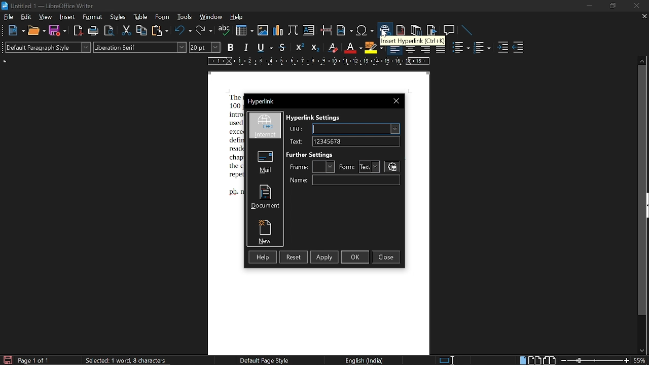  Describe the element at coordinates (401, 30) in the screenshot. I see `insert footnote` at that location.